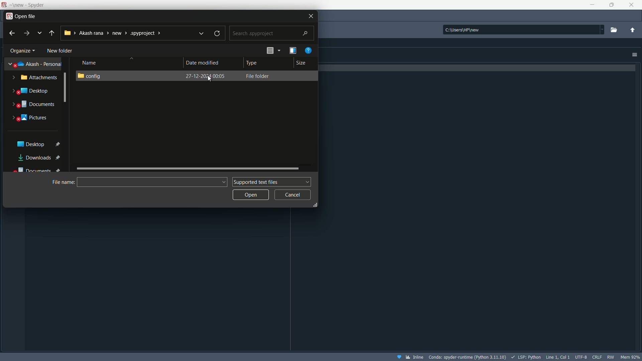 Image resolution: width=642 pixels, height=361 pixels. Describe the element at coordinates (39, 157) in the screenshot. I see `Downloads` at that location.